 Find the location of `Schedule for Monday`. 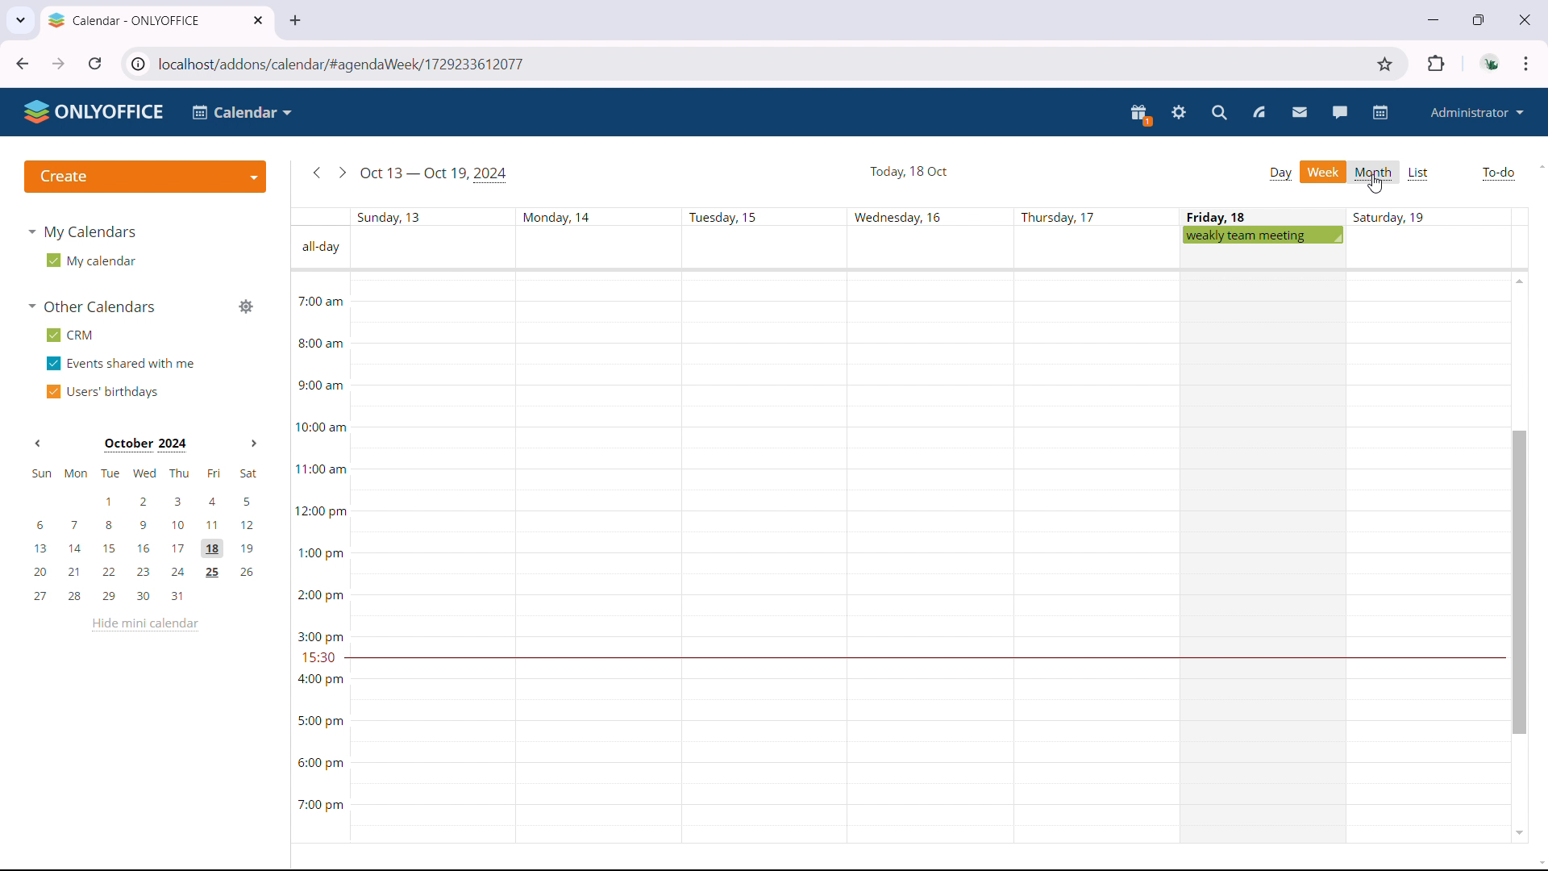

Schedule for Monday is located at coordinates (597, 559).